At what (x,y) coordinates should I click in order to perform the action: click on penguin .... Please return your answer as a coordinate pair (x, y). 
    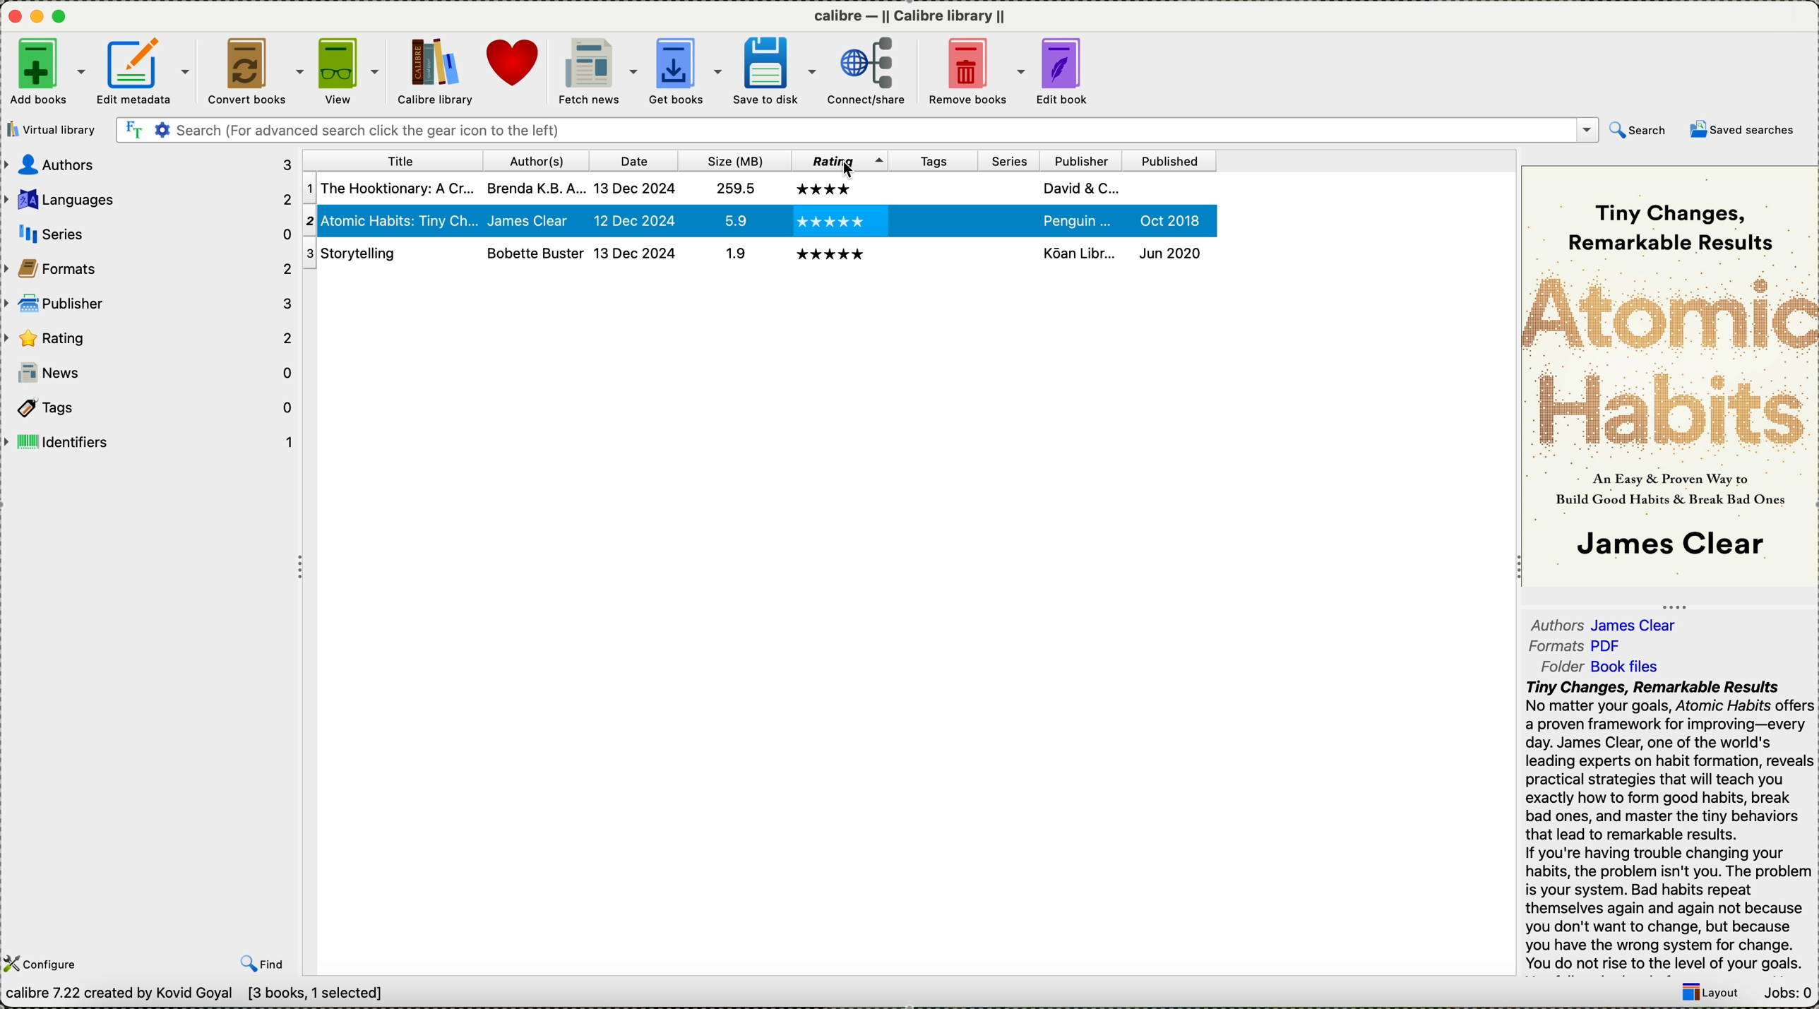
    Looking at the image, I should click on (1078, 188).